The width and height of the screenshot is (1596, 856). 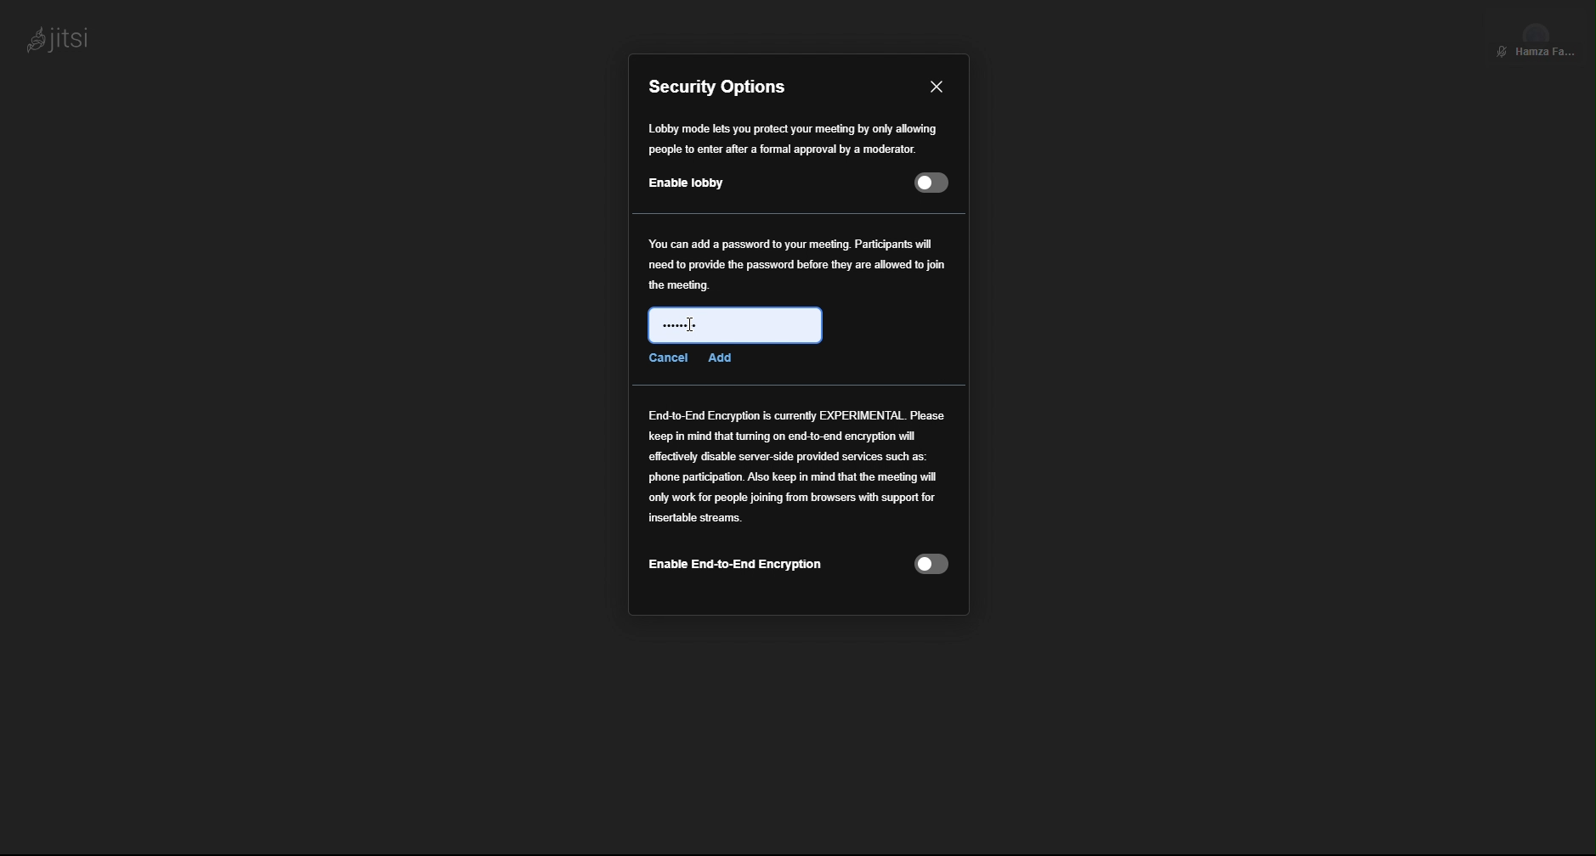 What do you see at coordinates (55, 36) in the screenshot?
I see `jitsi` at bounding box center [55, 36].